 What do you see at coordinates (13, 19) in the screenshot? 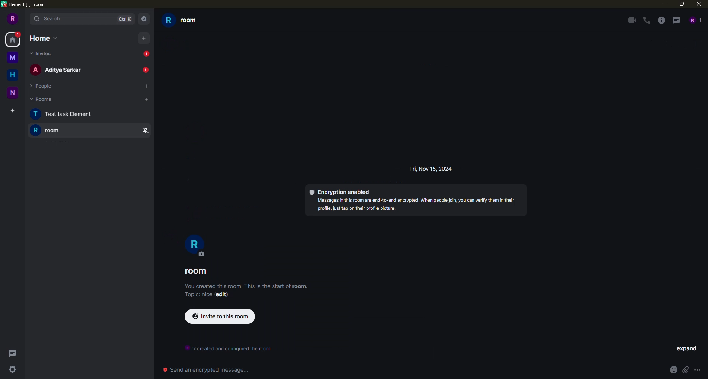
I see `account` at bounding box center [13, 19].